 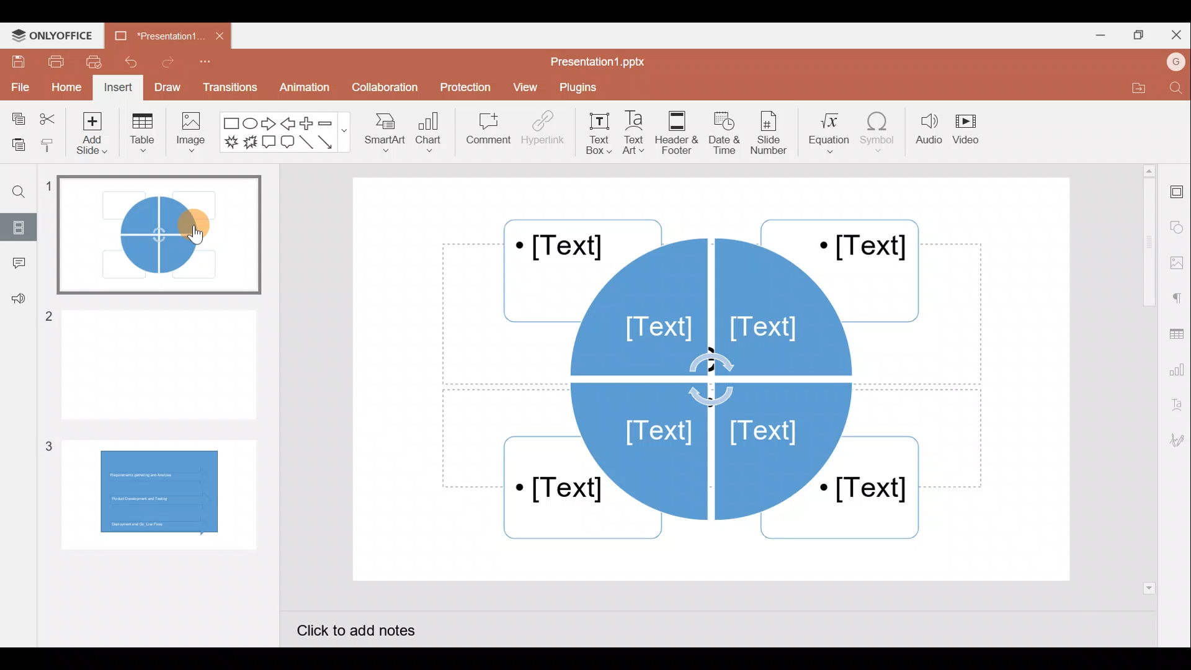 I want to click on Hyperlink, so click(x=543, y=133).